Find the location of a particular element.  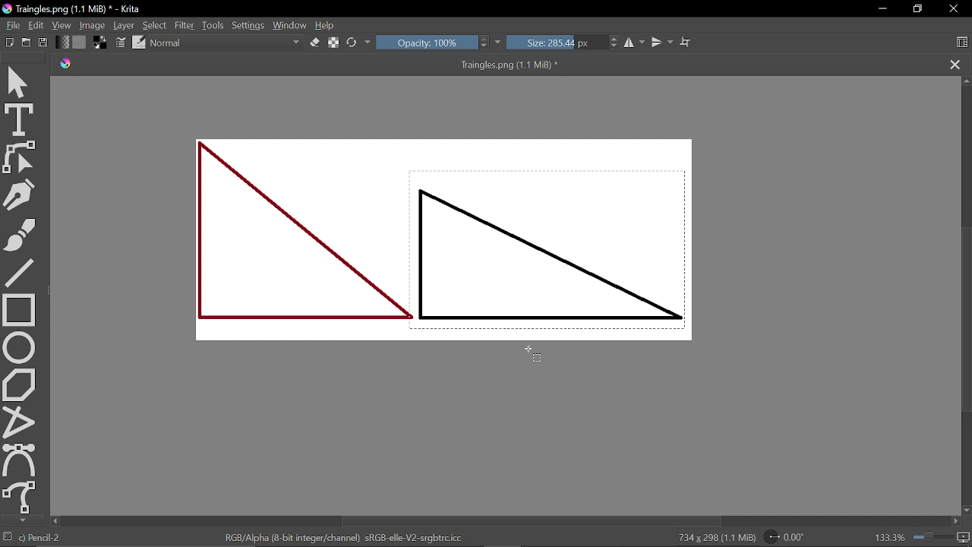

Minimize is located at coordinates (879, 10).